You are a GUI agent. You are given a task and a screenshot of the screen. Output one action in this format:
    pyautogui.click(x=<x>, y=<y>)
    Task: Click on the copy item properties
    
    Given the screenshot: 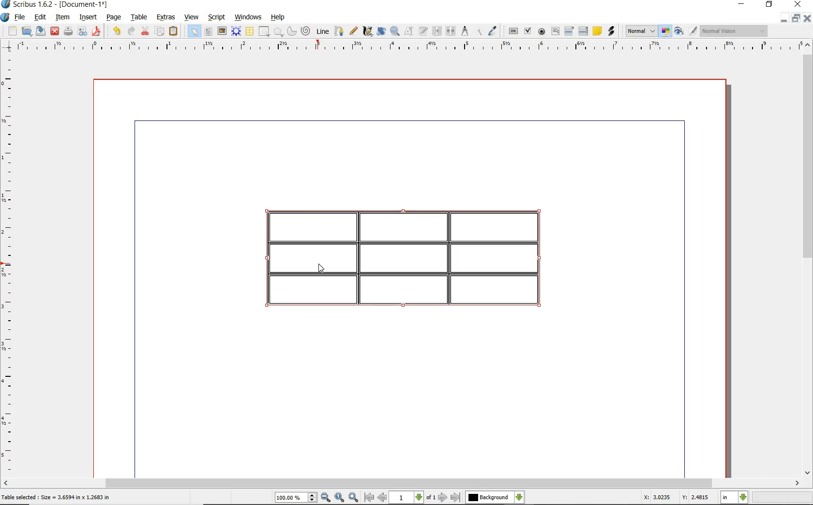 What is the action you would take?
    pyautogui.click(x=481, y=31)
    